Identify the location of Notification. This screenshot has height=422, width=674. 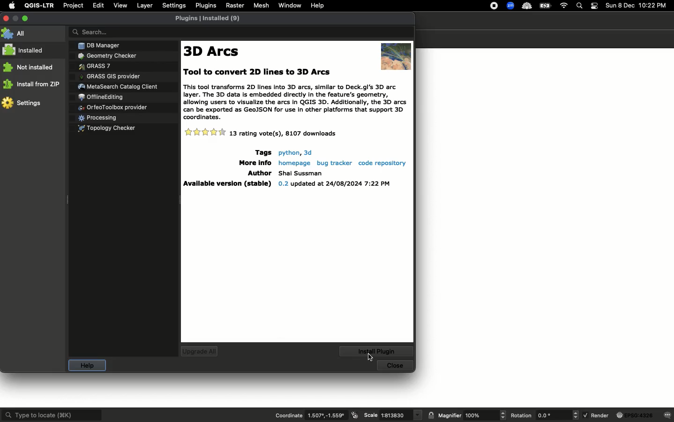
(595, 5).